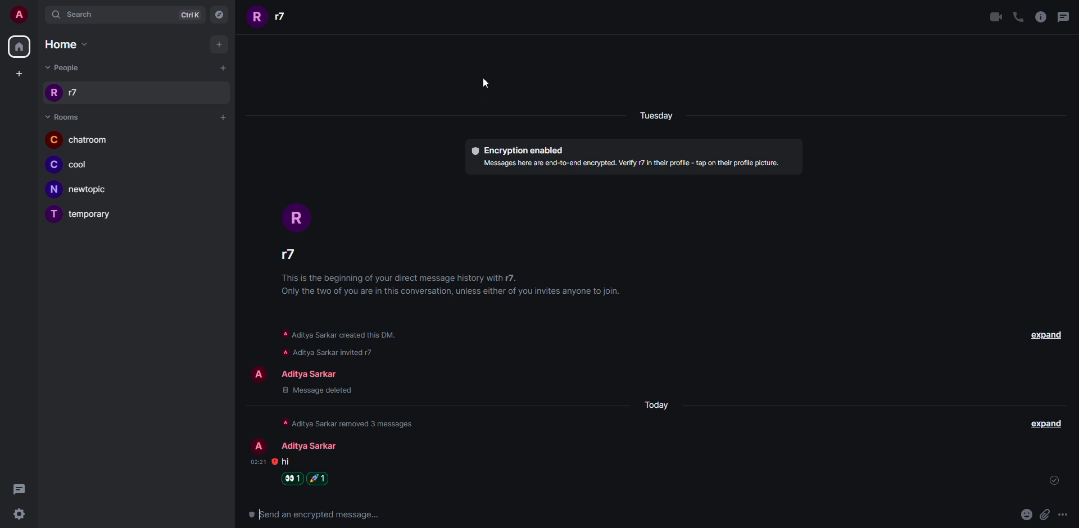  I want to click on people, so click(63, 93).